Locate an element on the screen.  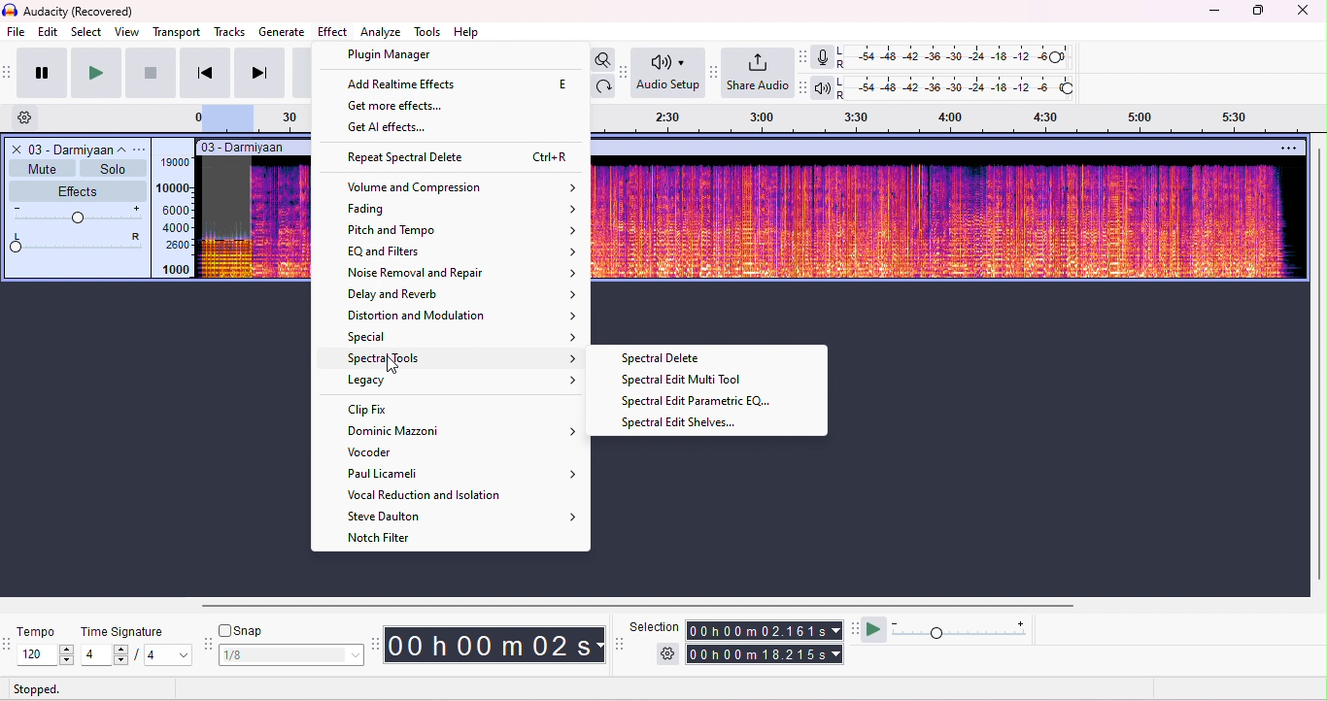
playback speed is located at coordinates (960, 629).